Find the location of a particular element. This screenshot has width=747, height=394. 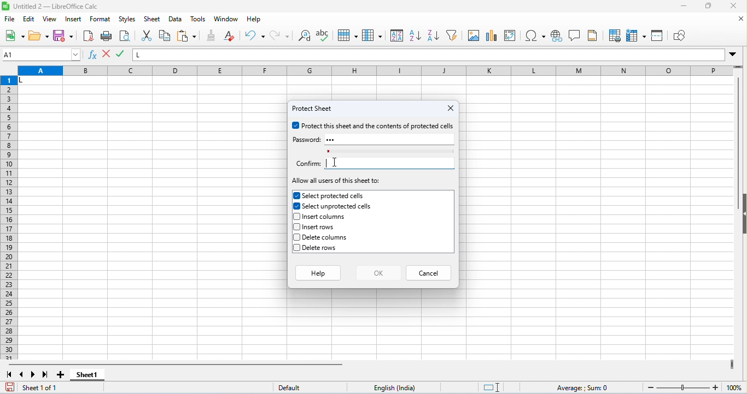

redo is located at coordinates (279, 35).